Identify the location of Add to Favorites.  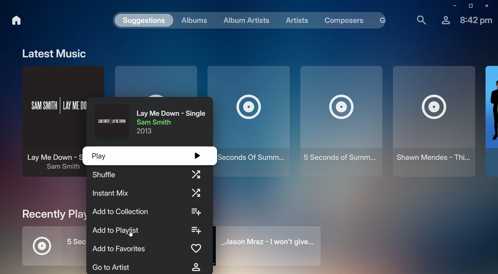
(149, 248).